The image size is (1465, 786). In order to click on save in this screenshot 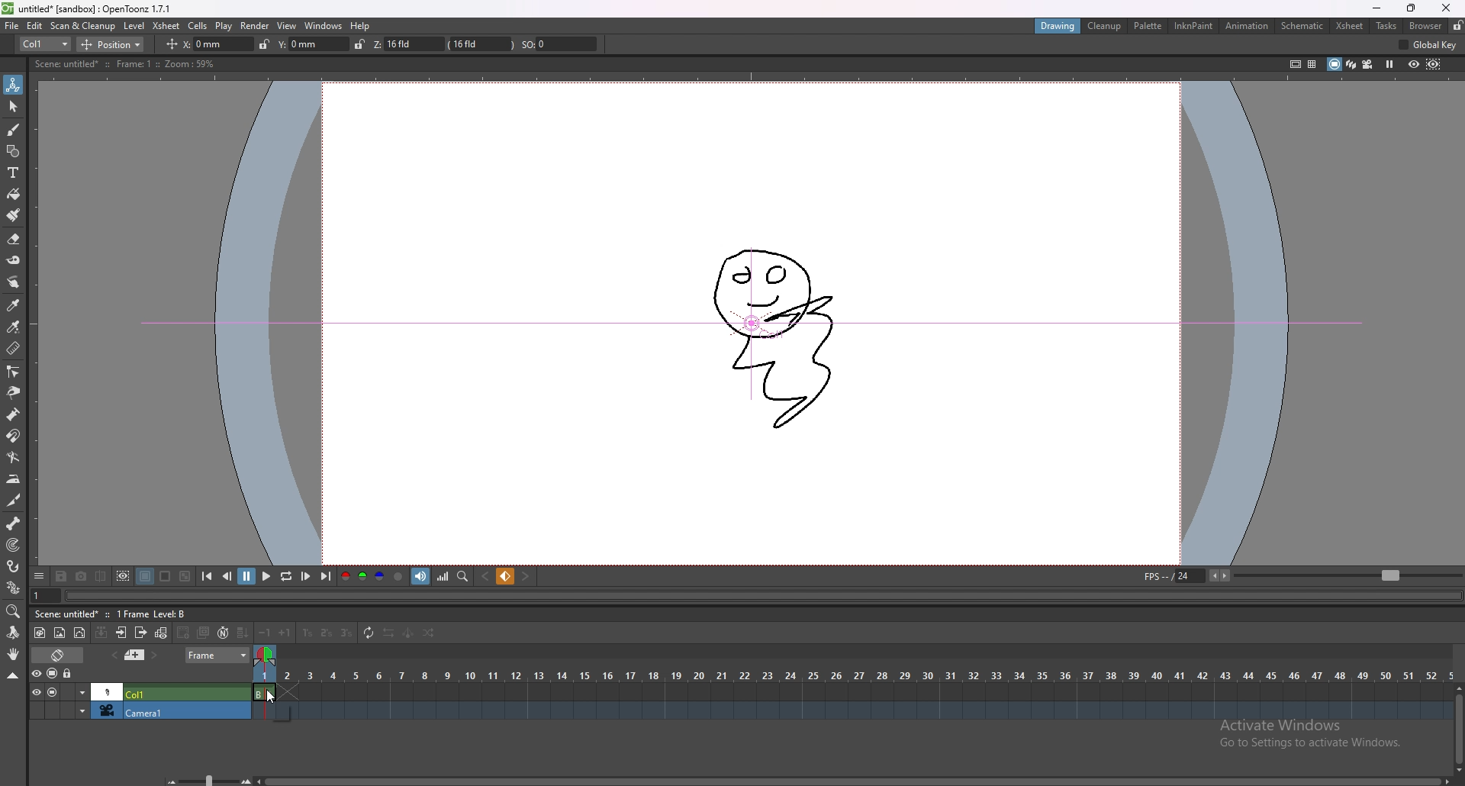, I will do `click(63, 575)`.